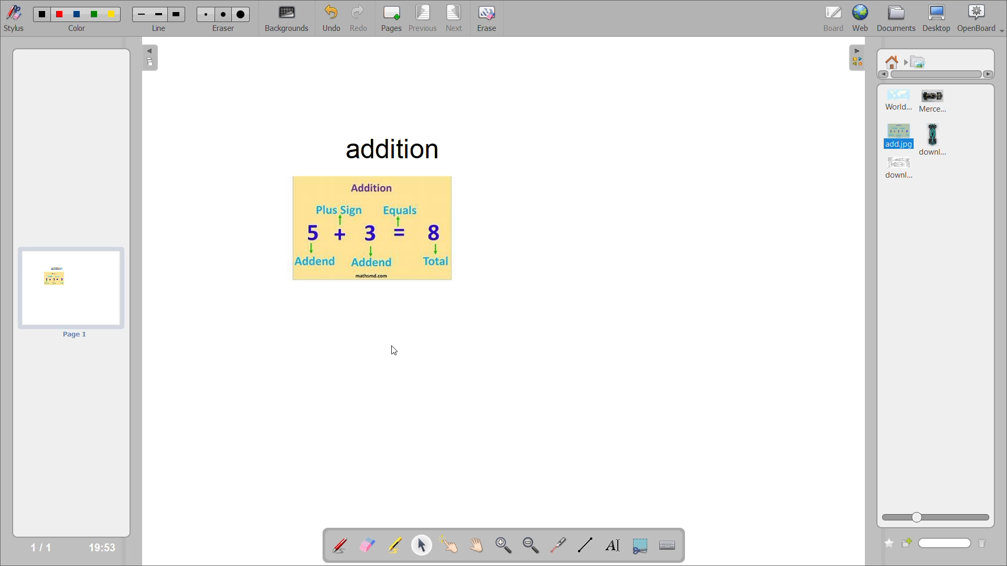 The image size is (1007, 566). Describe the element at coordinates (940, 138) in the screenshot. I see `image 4` at that location.